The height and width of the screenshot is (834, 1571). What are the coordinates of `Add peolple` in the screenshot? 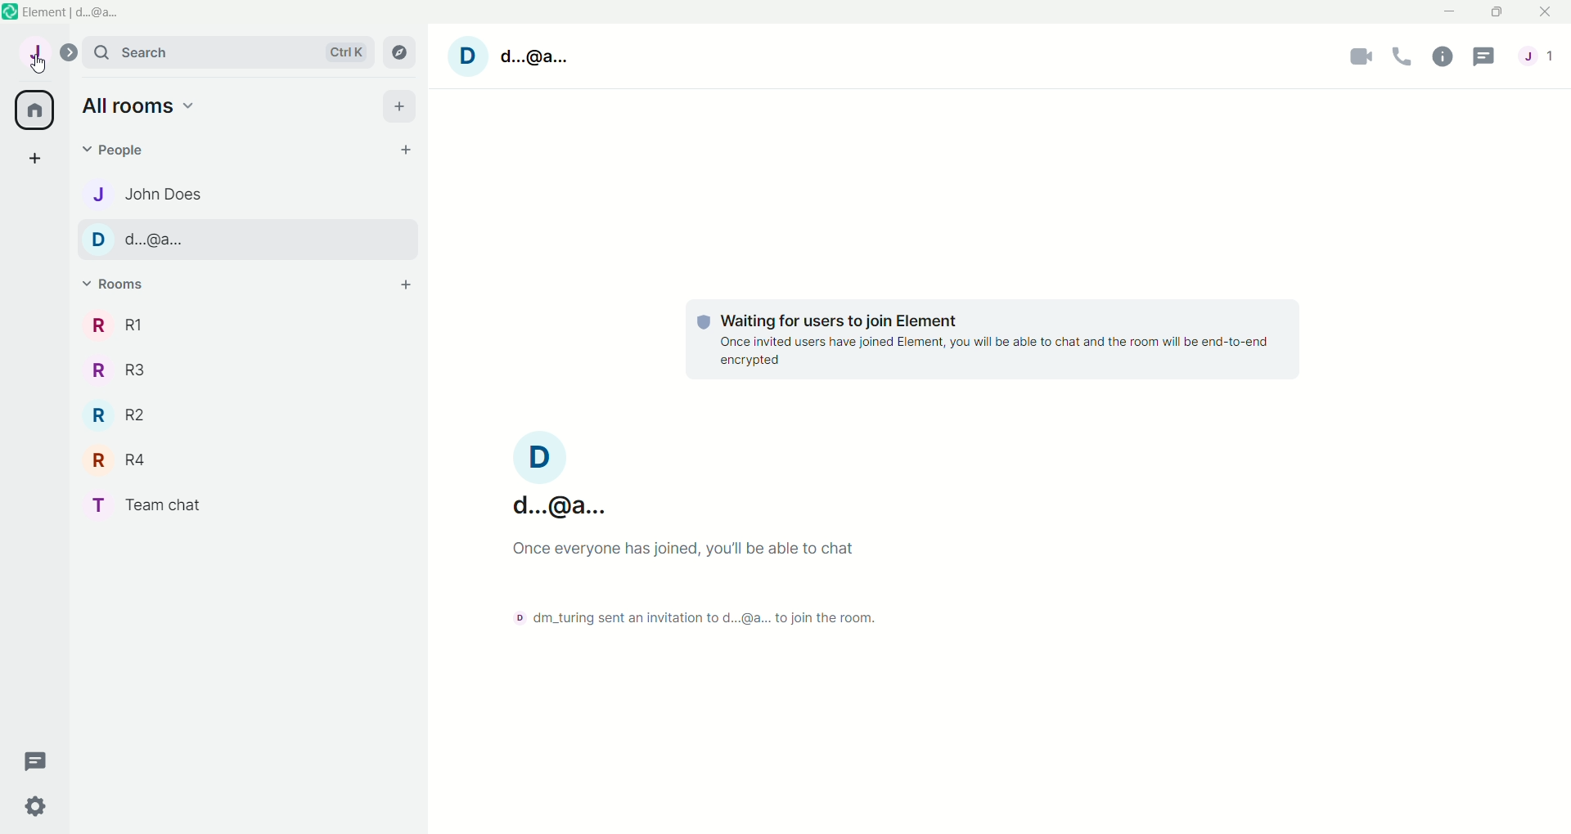 It's located at (407, 149).